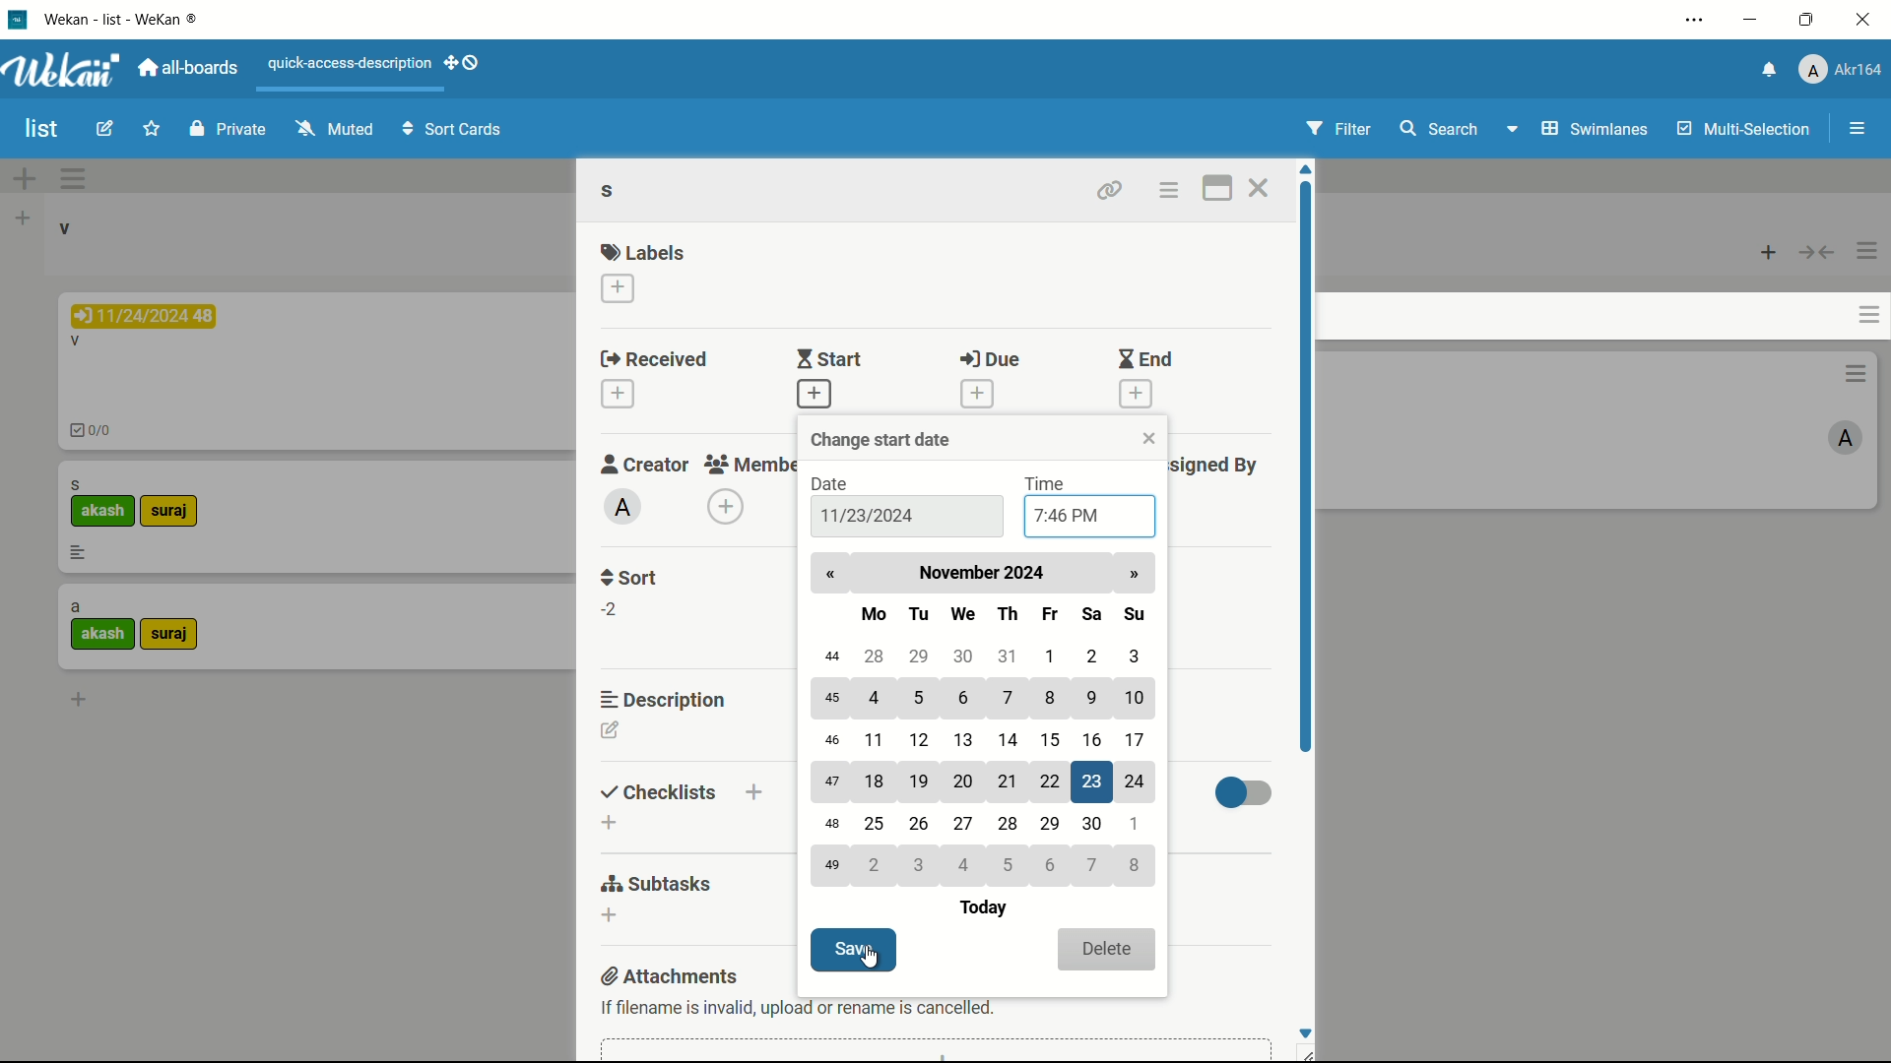 This screenshot has height=1063, width=1891. What do you see at coordinates (796, 1007) in the screenshot?
I see `text` at bounding box center [796, 1007].